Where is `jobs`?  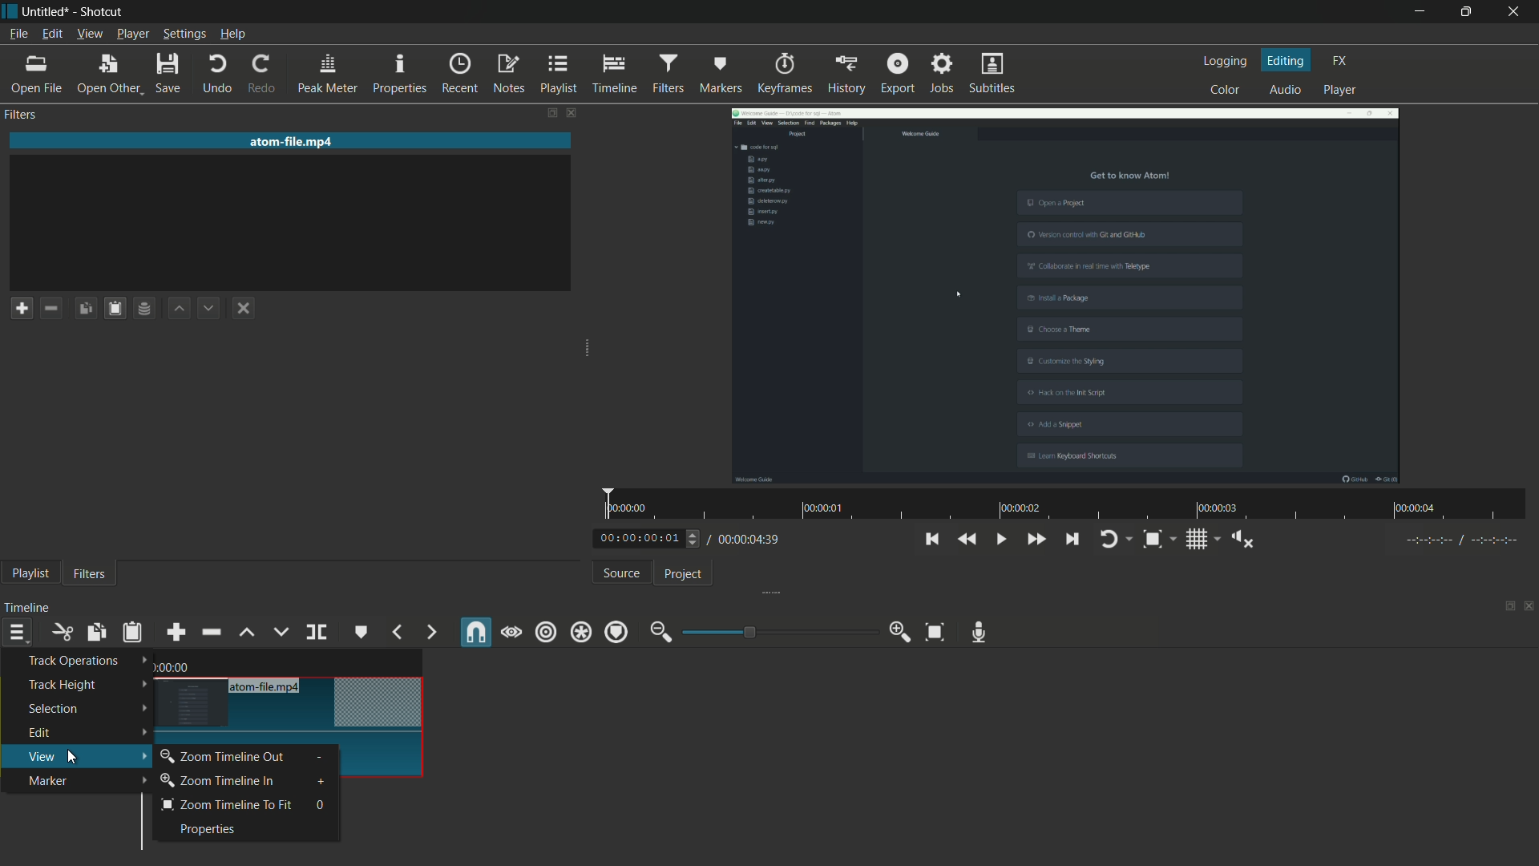 jobs is located at coordinates (942, 72).